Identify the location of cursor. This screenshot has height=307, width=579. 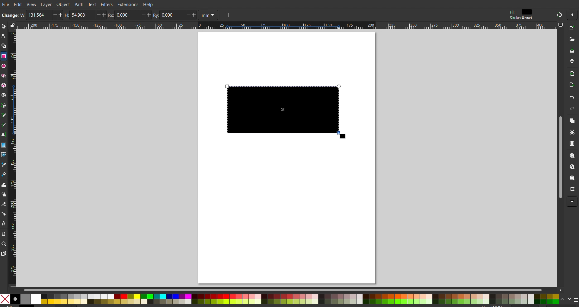
(346, 137).